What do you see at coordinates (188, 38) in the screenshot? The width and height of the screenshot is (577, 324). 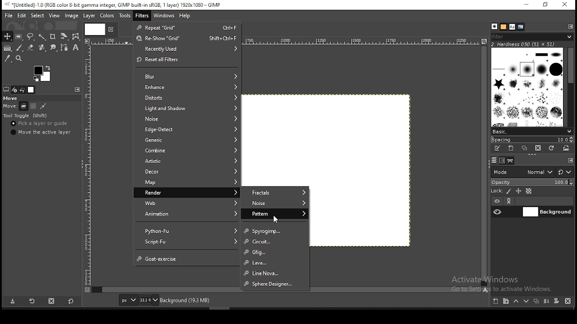 I see `reshow` at bounding box center [188, 38].